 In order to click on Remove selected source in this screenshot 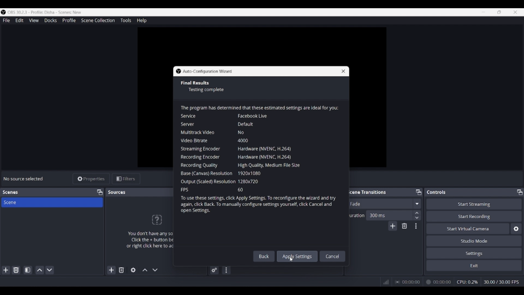, I will do `click(121, 270)`.